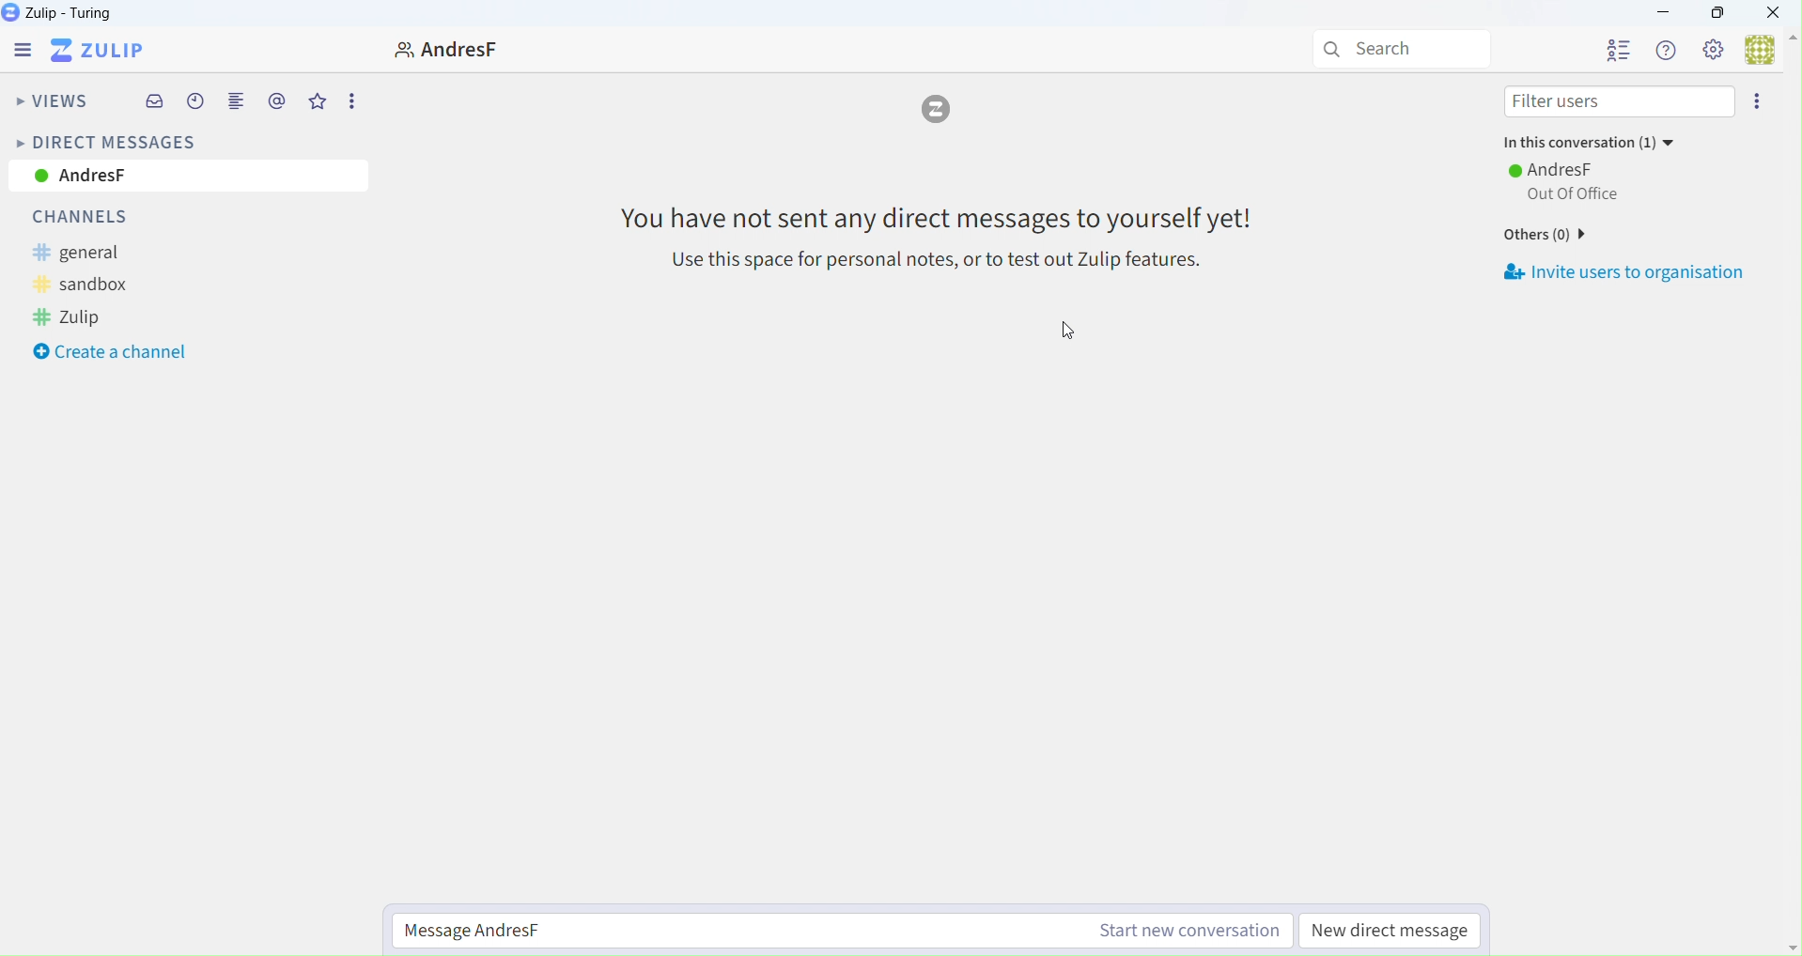  Describe the element at coordinates (277, 101) in the screenshot. I see `Mentions` at that location.